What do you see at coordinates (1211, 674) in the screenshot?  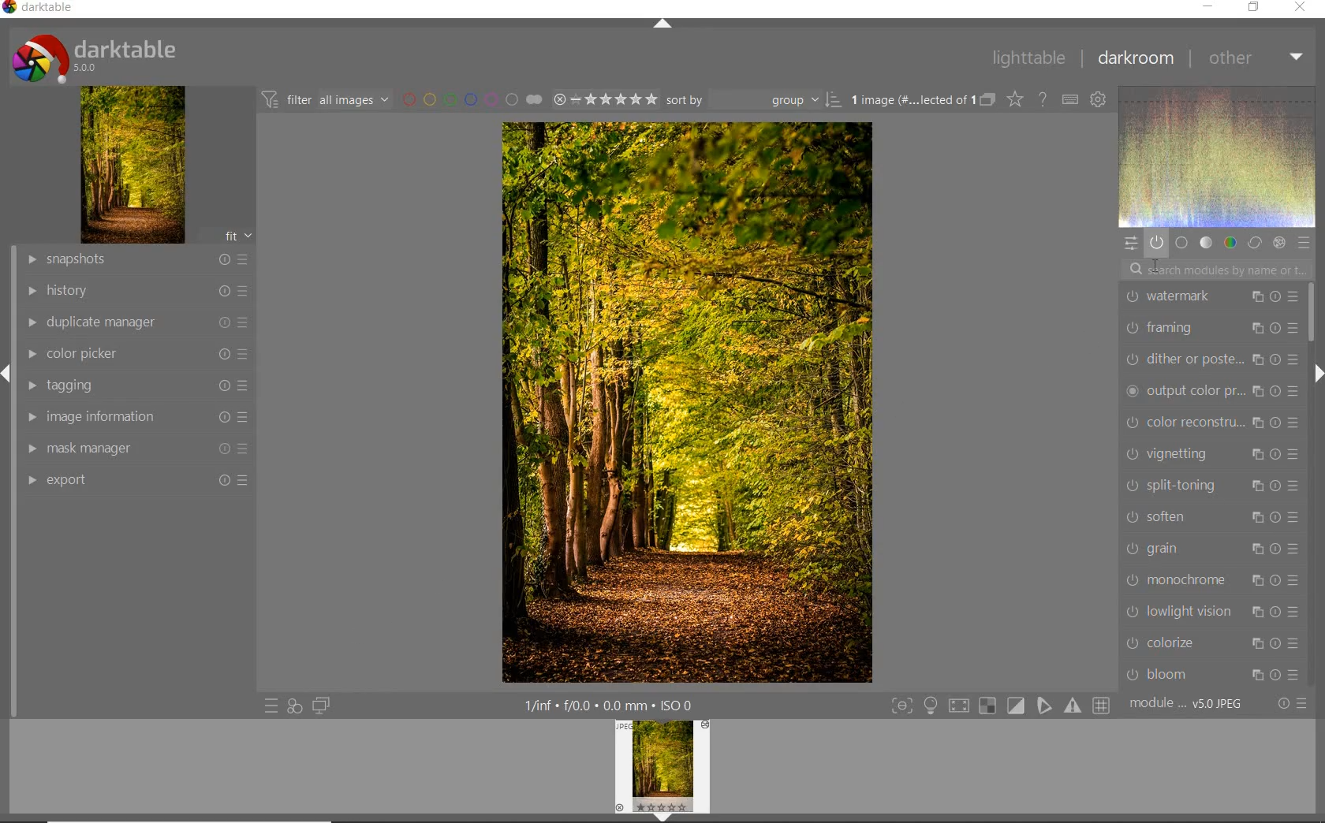 I see `bloom` at bounding box center [1211, 674].